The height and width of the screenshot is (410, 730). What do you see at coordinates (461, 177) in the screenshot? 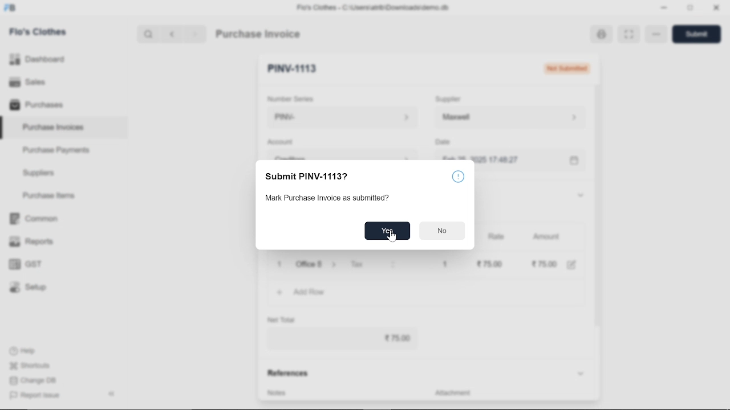
I see `info` at bounding box center [461, 177].